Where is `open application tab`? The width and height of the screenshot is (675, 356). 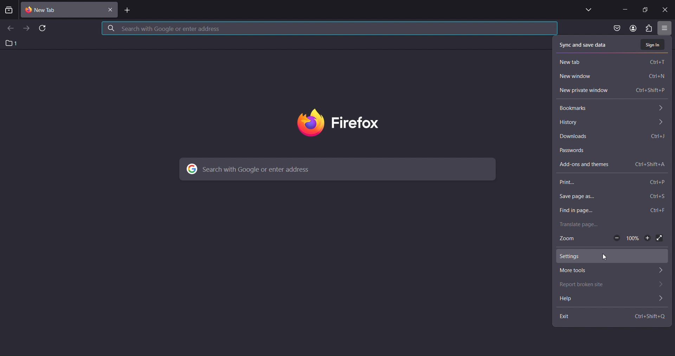 open application tab is located at coordinates (664, 29).